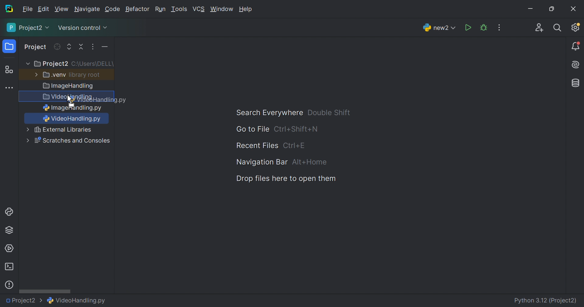  Describe the element at coordinates (43, 9) in the screenshot. I see `Edit` at that location.